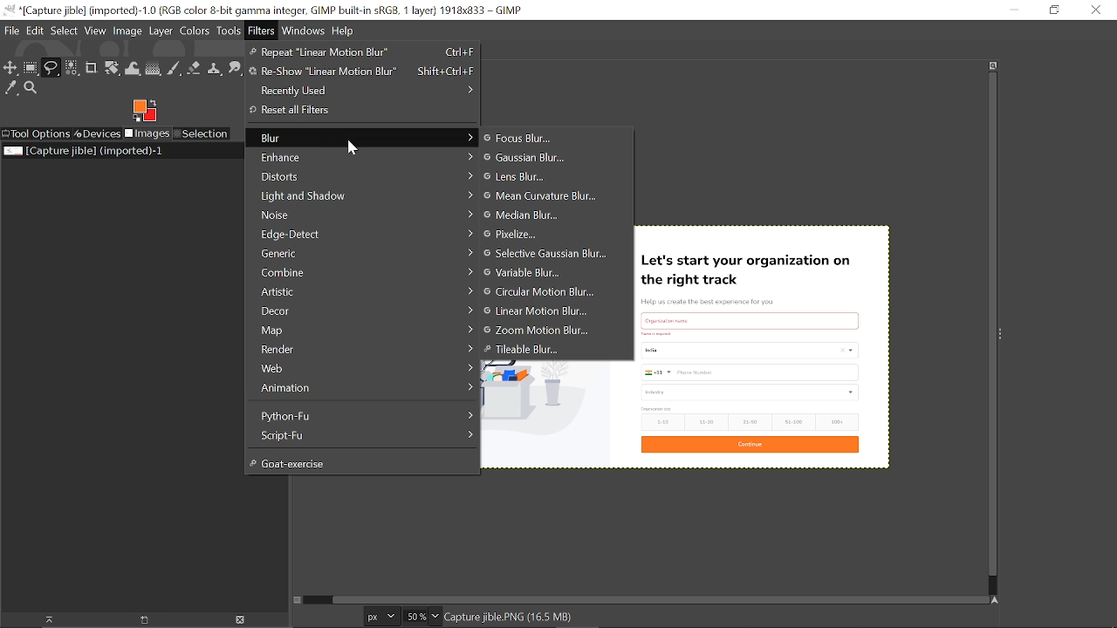 This screenshot has height=628, width=1117. I want to click on Current window, so click(265, 10).